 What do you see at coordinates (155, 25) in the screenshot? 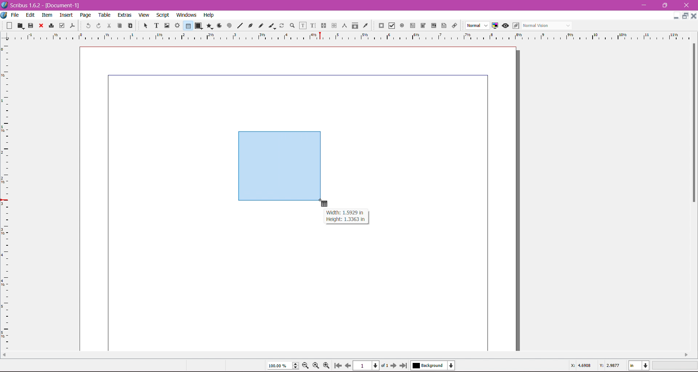
I see `Text Frame` at bounding box center [155, 25].